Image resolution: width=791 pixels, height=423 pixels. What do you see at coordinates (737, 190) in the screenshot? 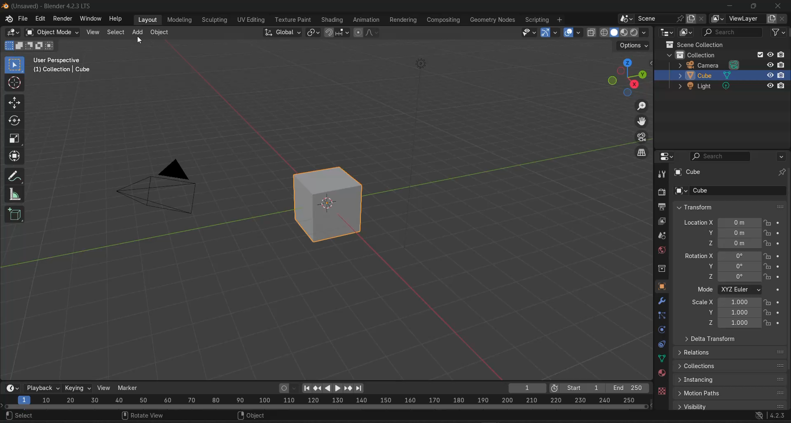
I see `name object data-block` at bounding box center [737, 190].